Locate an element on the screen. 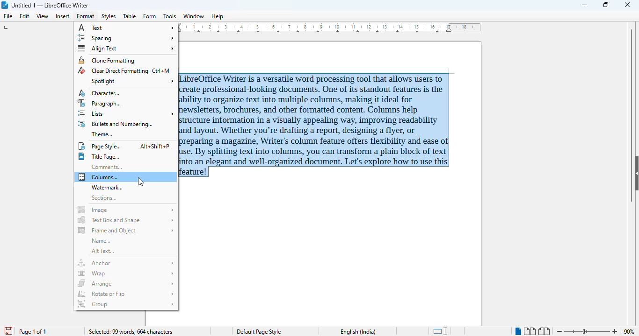 The height and width of the screenshot is (336, 639). 90% (current zoom level) is located at coordinates (631, 330).